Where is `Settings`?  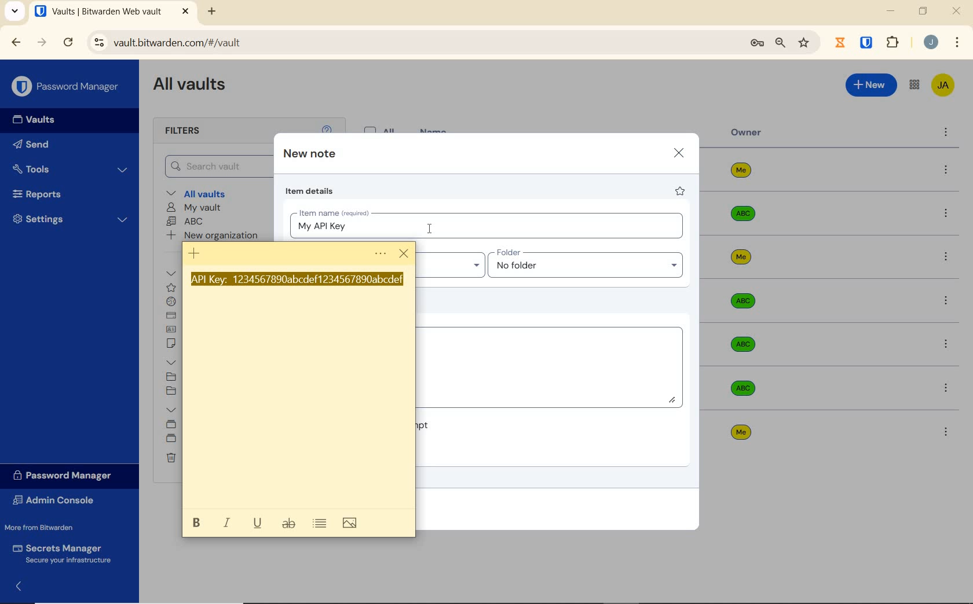
Settings is located at coordinates (71, 222).